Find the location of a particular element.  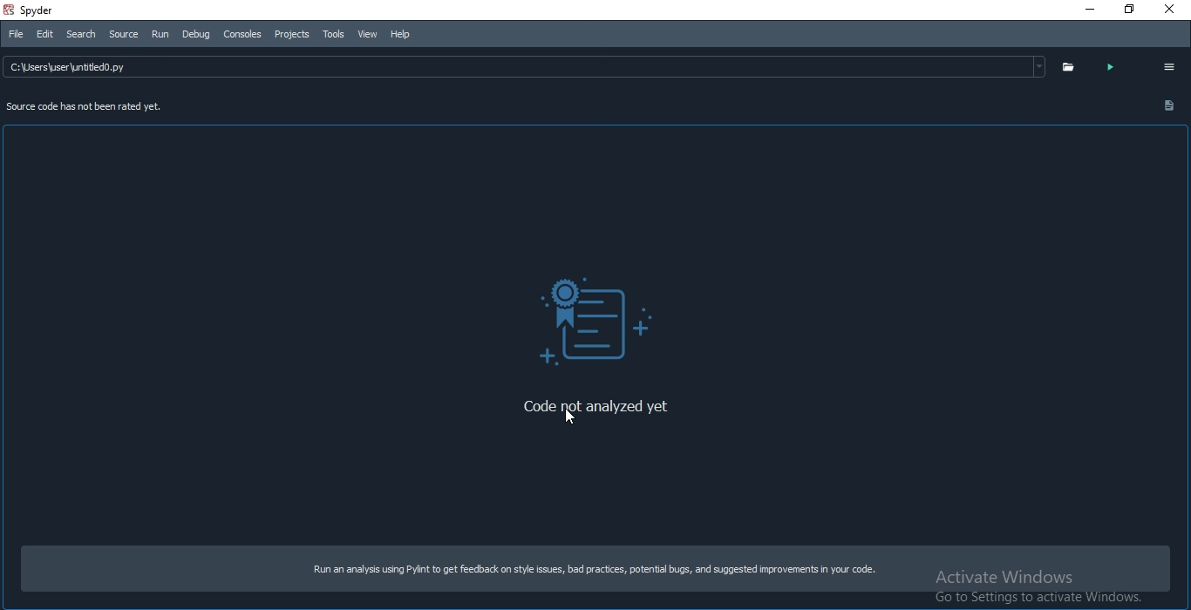

view is located at coordinates (367, 34).